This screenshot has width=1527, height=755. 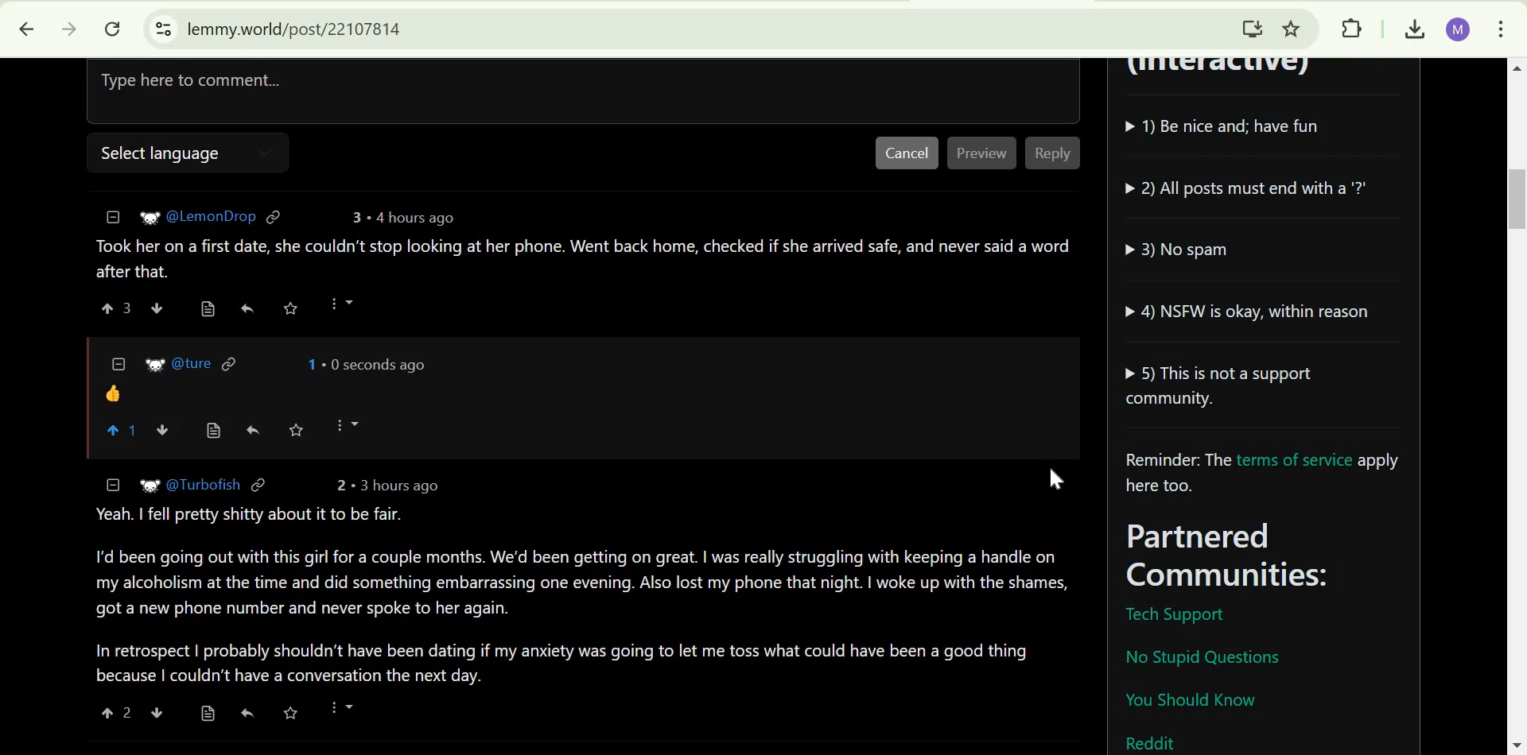 I want to click on downvote, so click(x=165, y=429).